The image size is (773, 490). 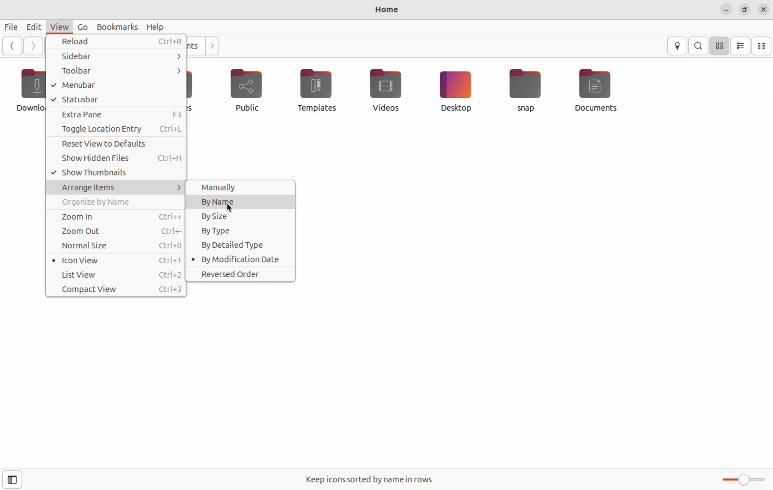 I want to click on desktop, so click(x=455, y=90).